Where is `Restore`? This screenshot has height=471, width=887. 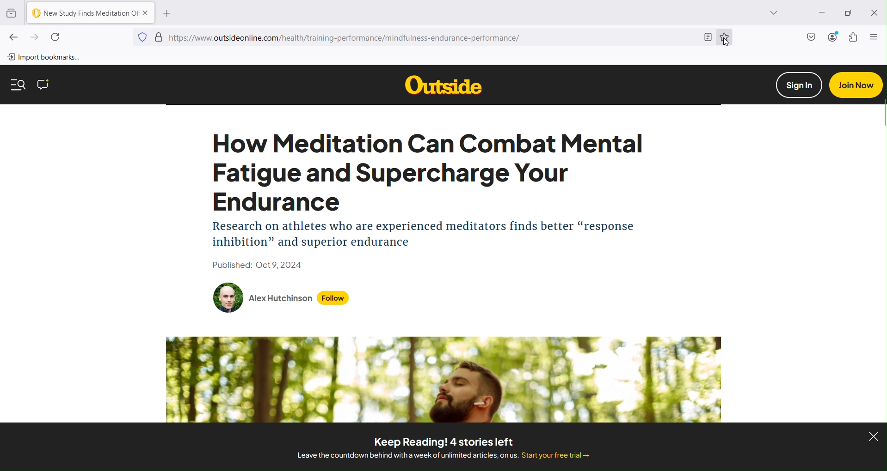 Restore is located at coordinates (849, 14).